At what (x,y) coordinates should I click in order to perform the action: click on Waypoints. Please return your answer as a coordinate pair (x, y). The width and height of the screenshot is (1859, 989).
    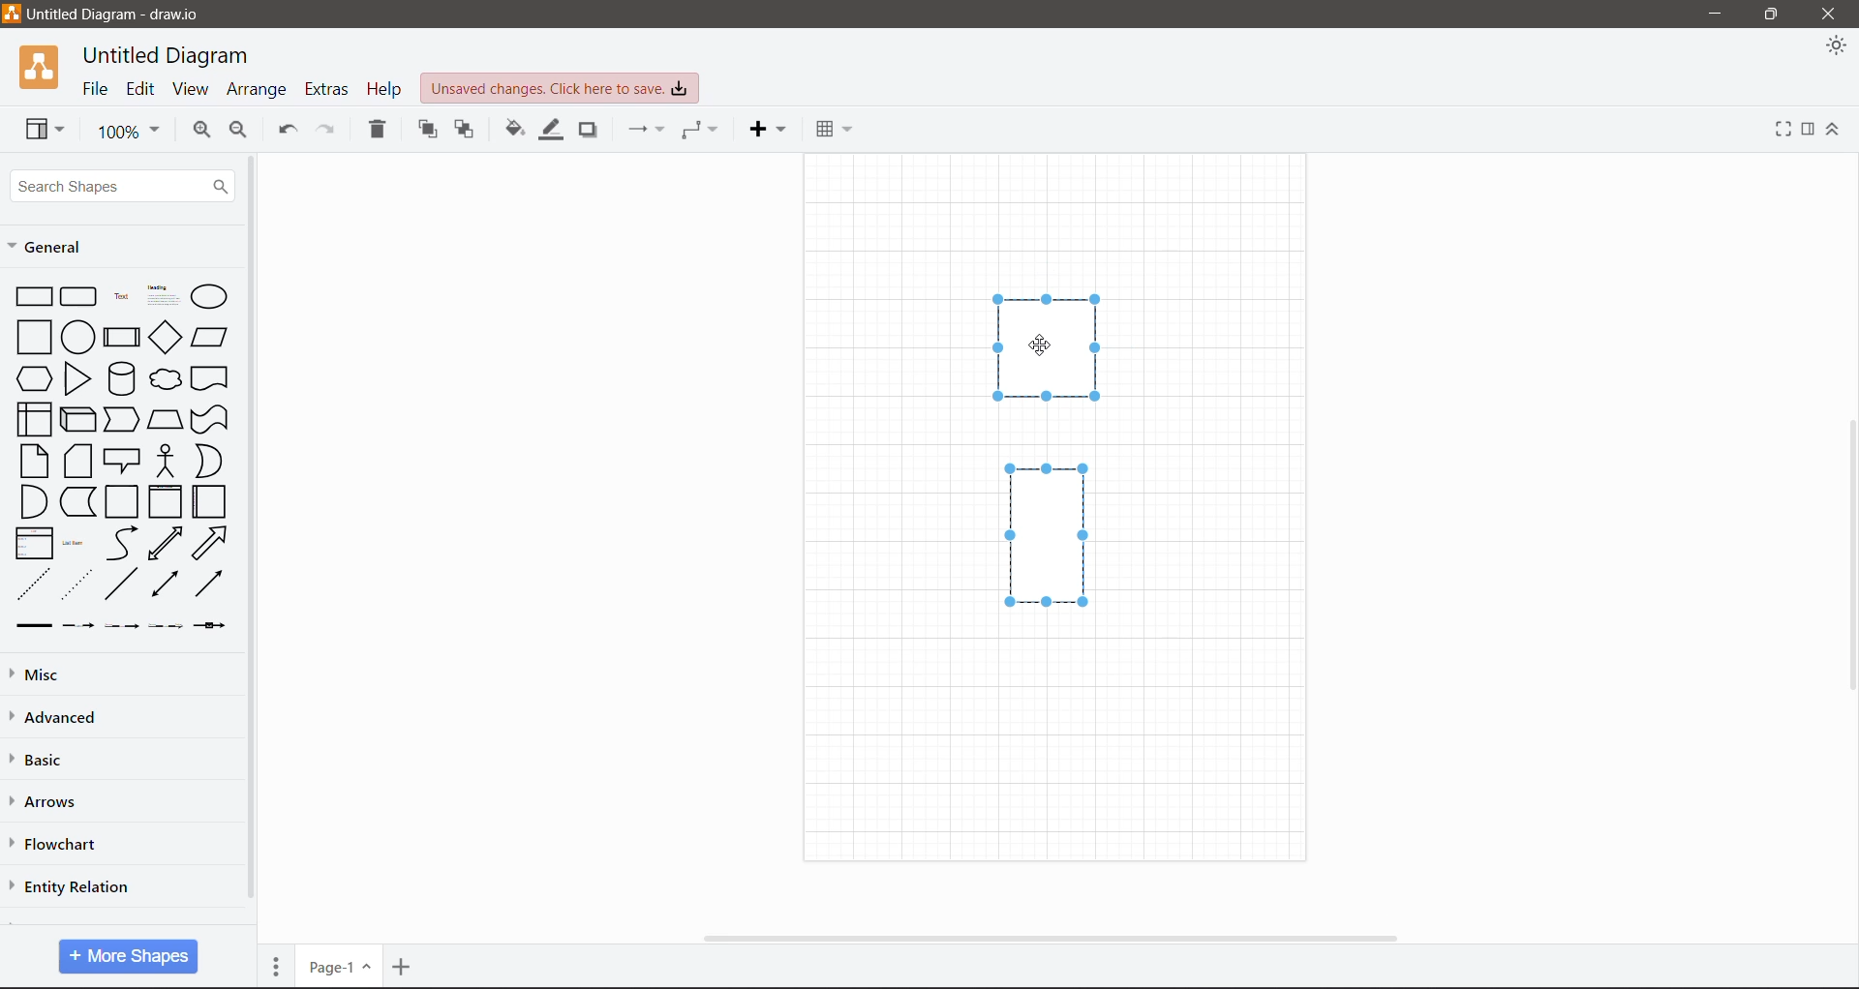
    Looking at the image, I should click on (699, 132).